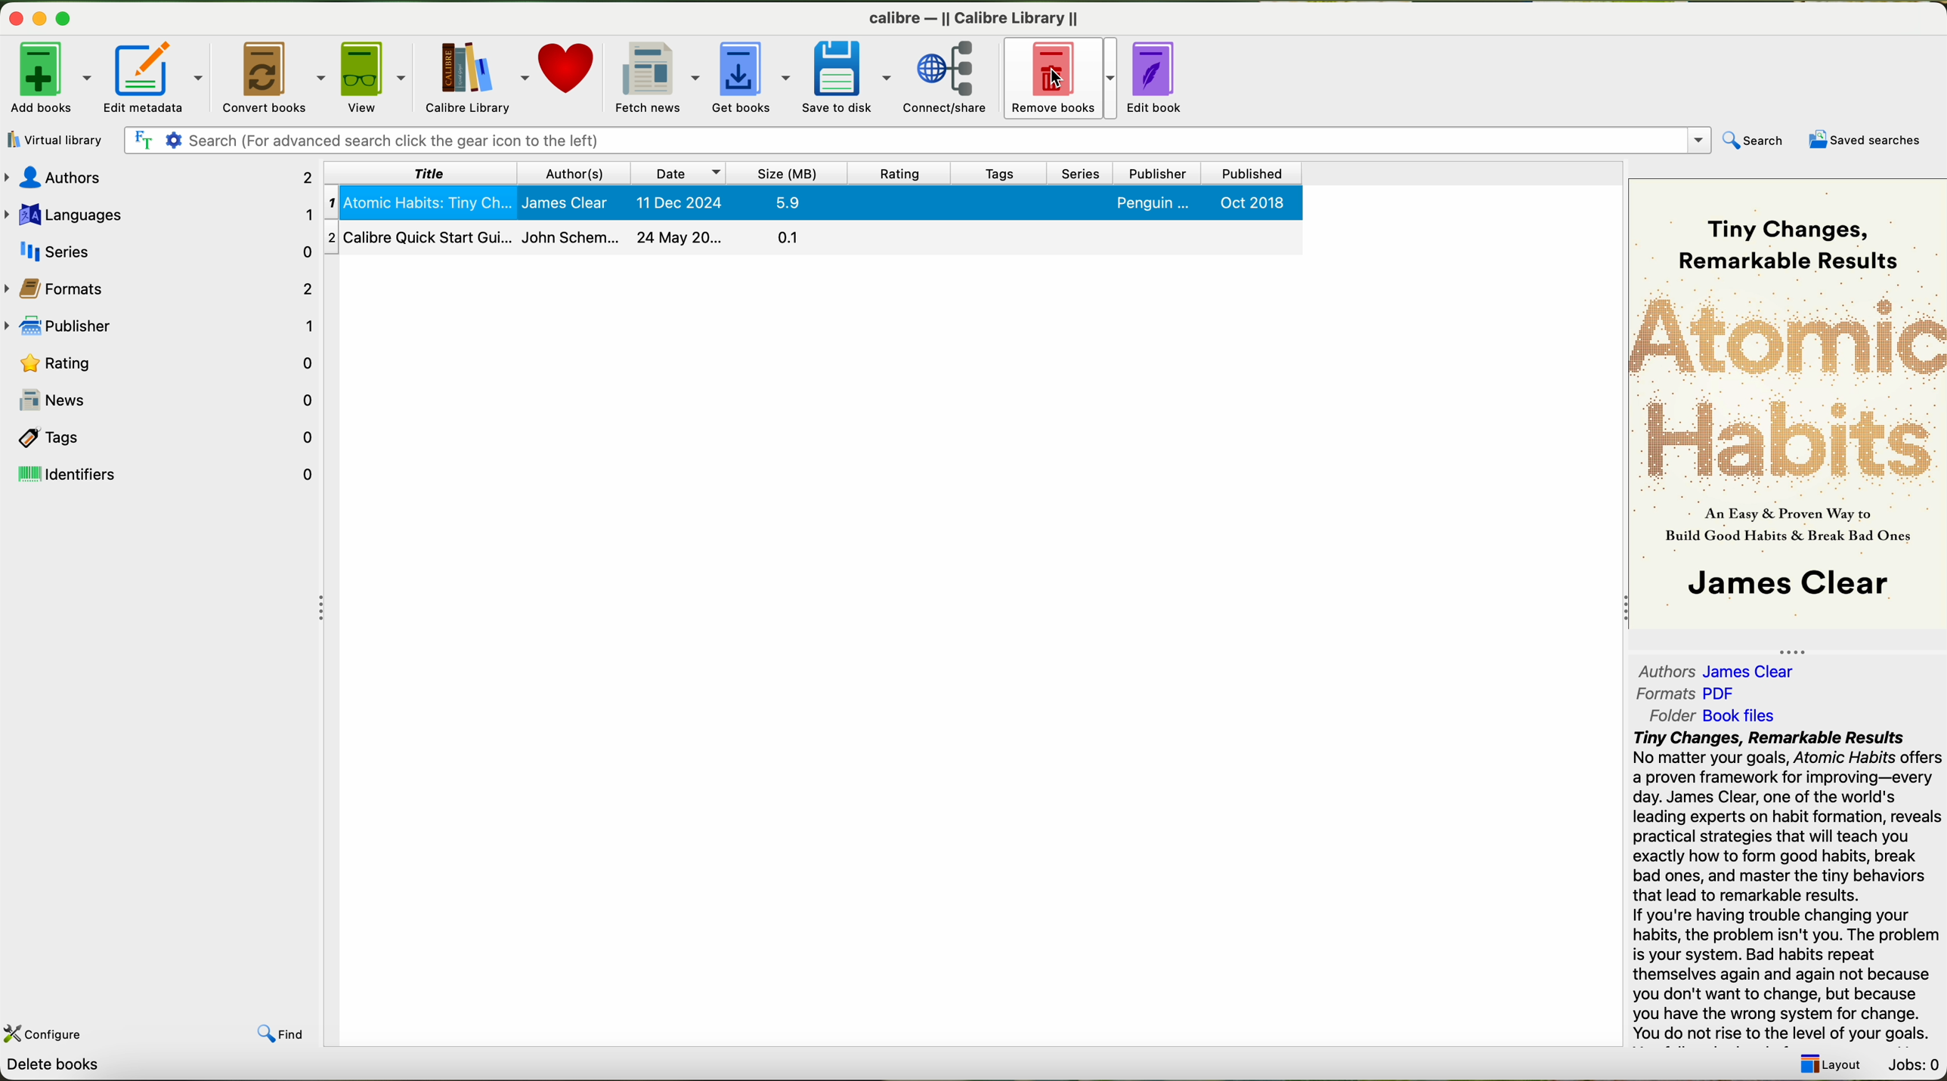  What do you see at coordinates (1788, 406) in the screenshot?
I see `book cover preview` at bounding box center [1788, 406].